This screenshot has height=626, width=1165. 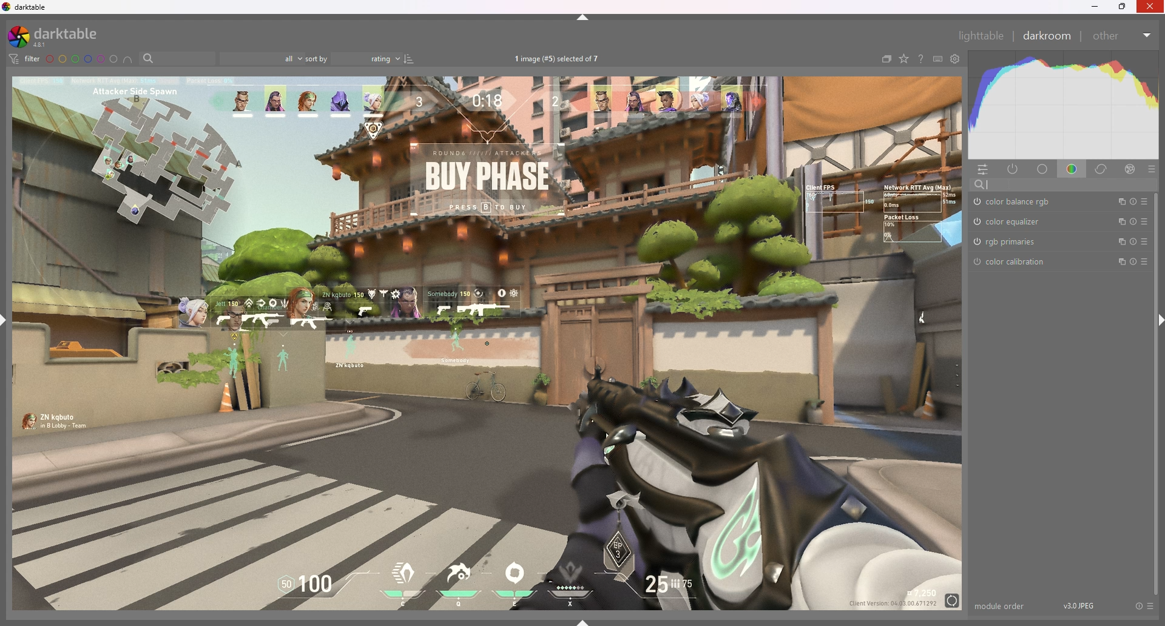 What do you see at coordinates (558, 59) in the screenshot?
I see `images selected` at bounding box center [558, 59].